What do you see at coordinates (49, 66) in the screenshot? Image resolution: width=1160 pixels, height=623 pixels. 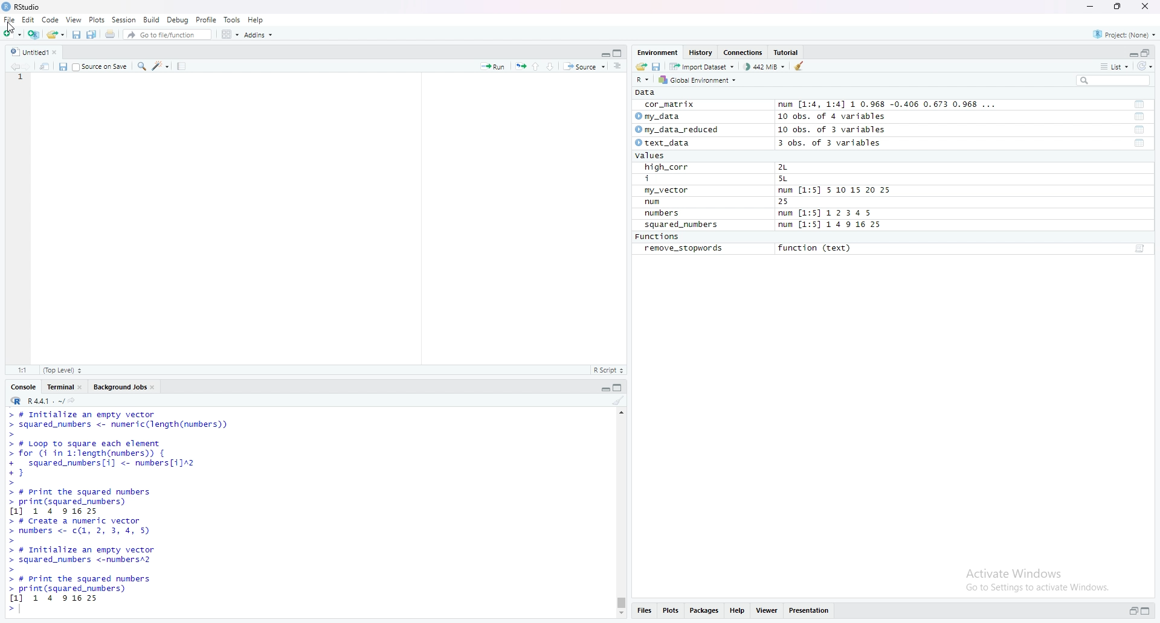 I see `show in new window` at bounding box center [49, 66].